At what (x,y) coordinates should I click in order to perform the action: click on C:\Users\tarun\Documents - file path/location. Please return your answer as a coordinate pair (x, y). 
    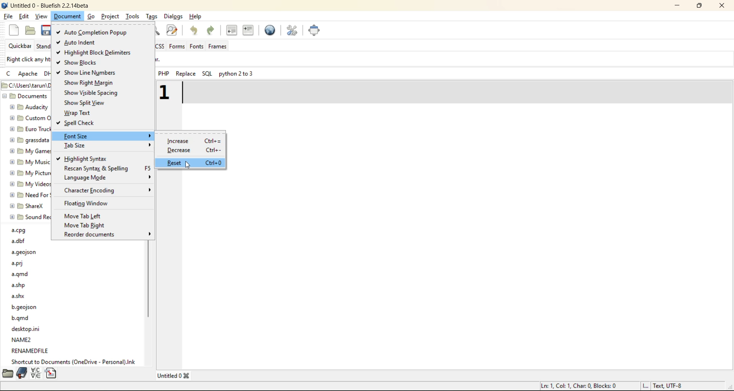
    Looking at the image, I should click on (26, 85).